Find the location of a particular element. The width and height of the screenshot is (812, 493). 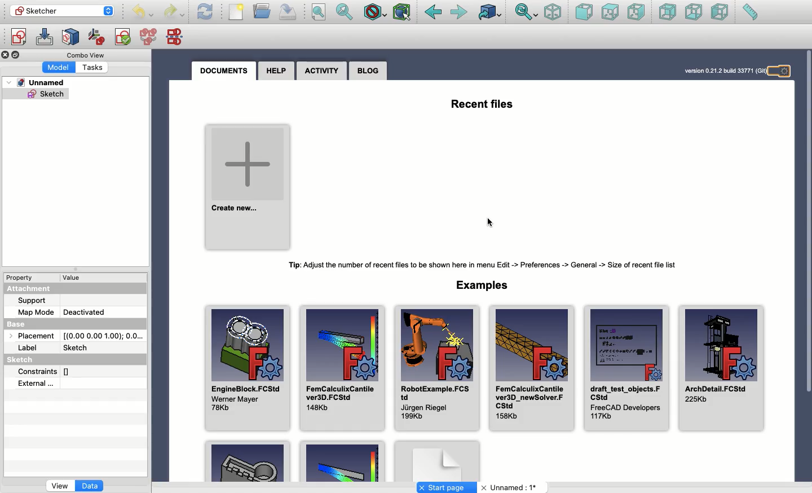

Label Sketch is located at coordinates (59, 348).